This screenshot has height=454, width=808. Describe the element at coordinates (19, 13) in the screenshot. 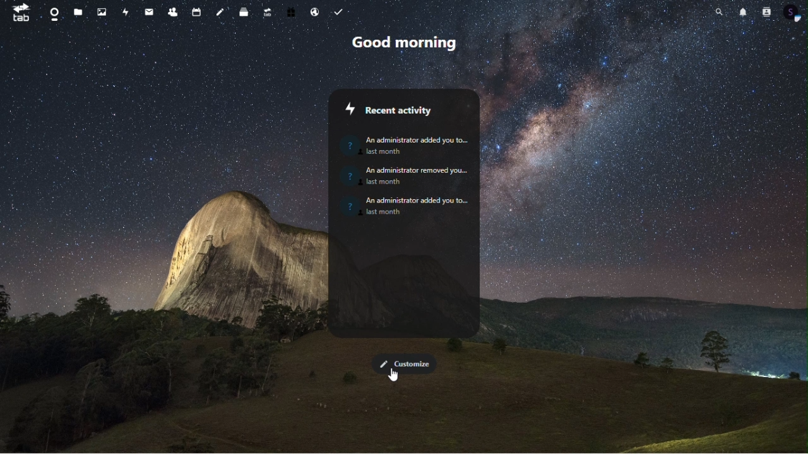

I see `tab` at that location.